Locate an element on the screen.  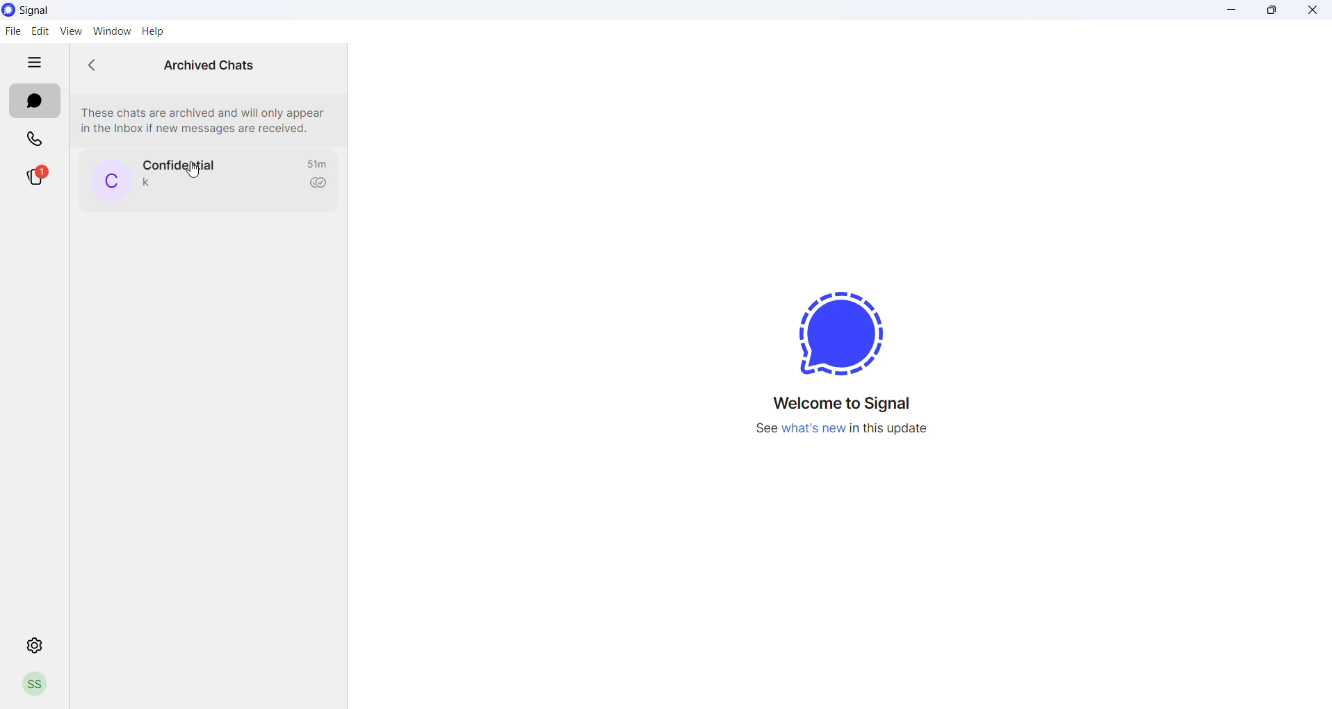
application name and logo is located at coordinates (44, 10).